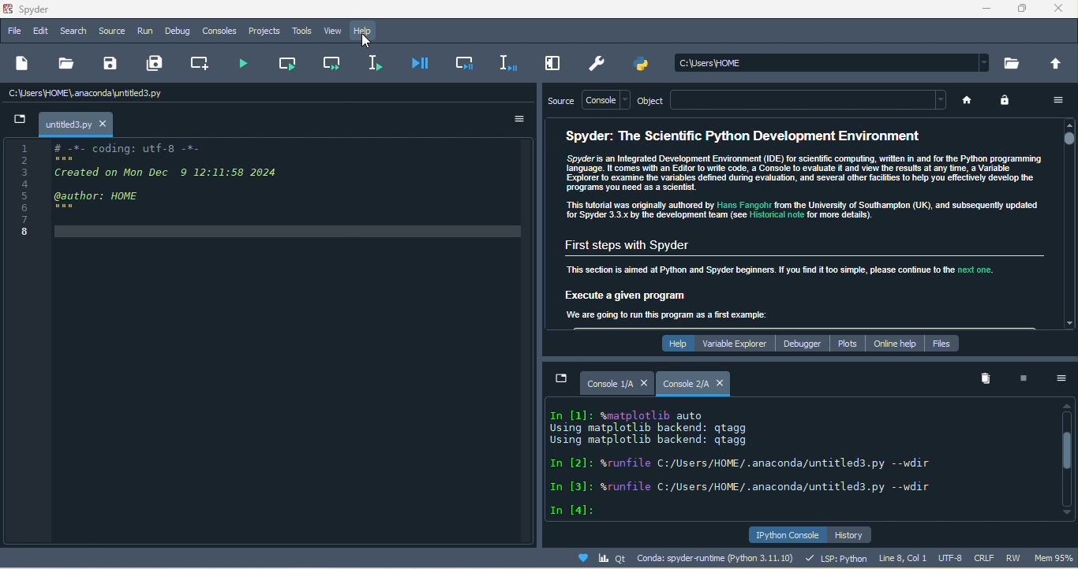  Describe the element at coordinates (1067, 225) in the screenshot. I see `vertical scroll bar` at that location.